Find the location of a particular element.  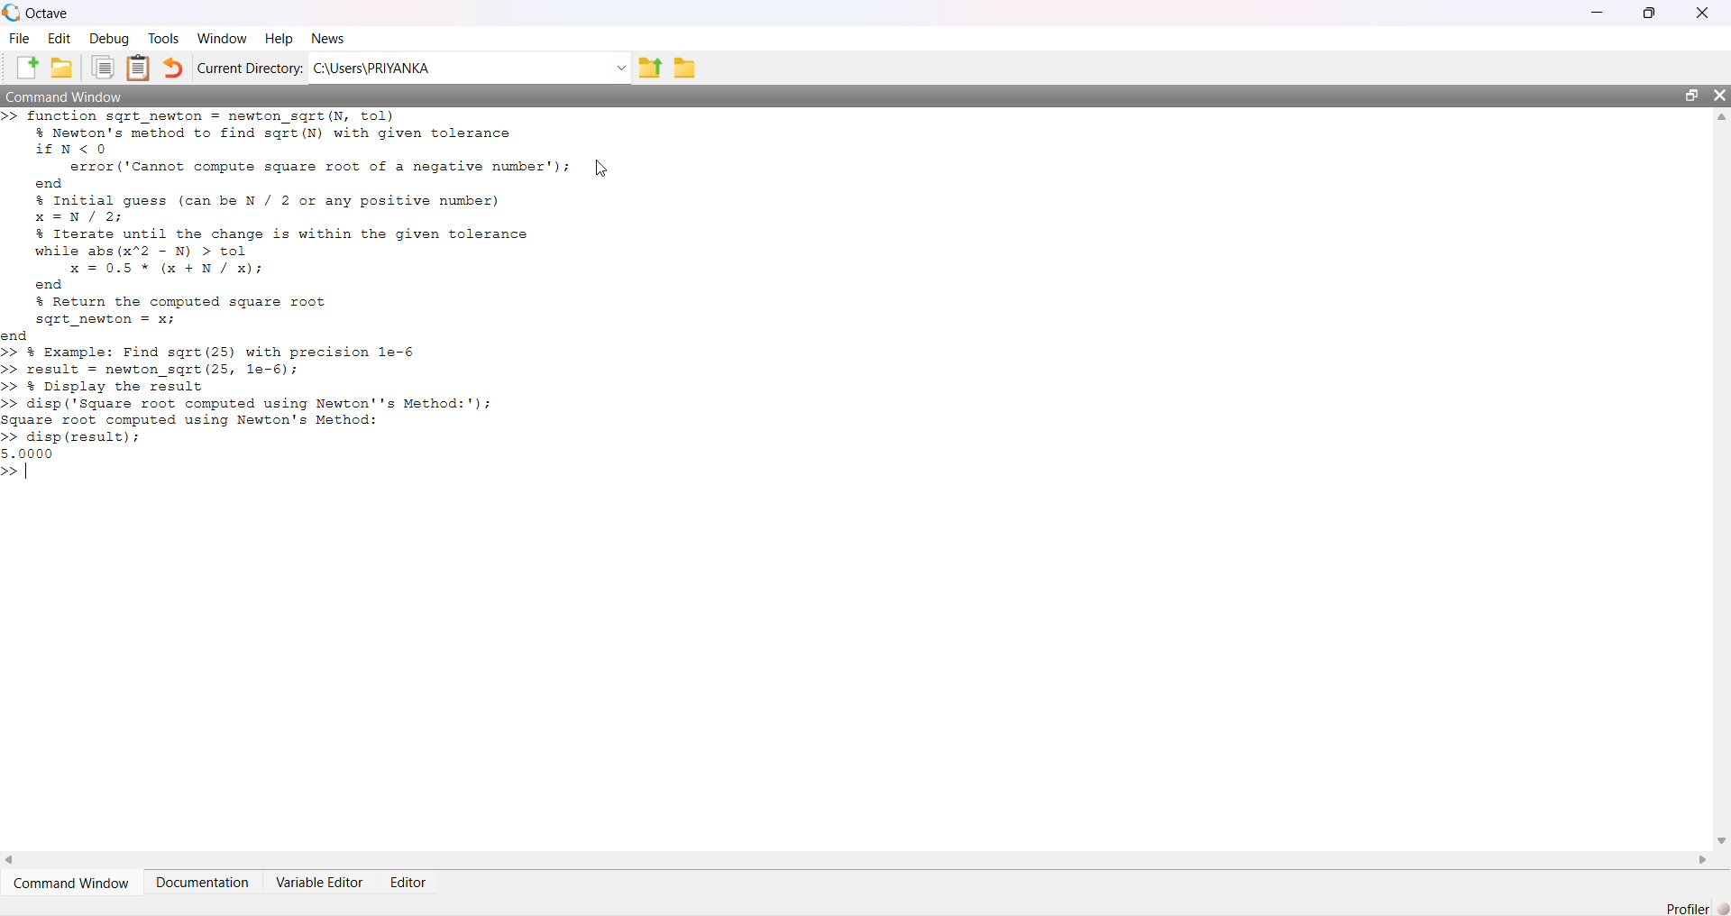

Close is located at coordinates (1700, 13).